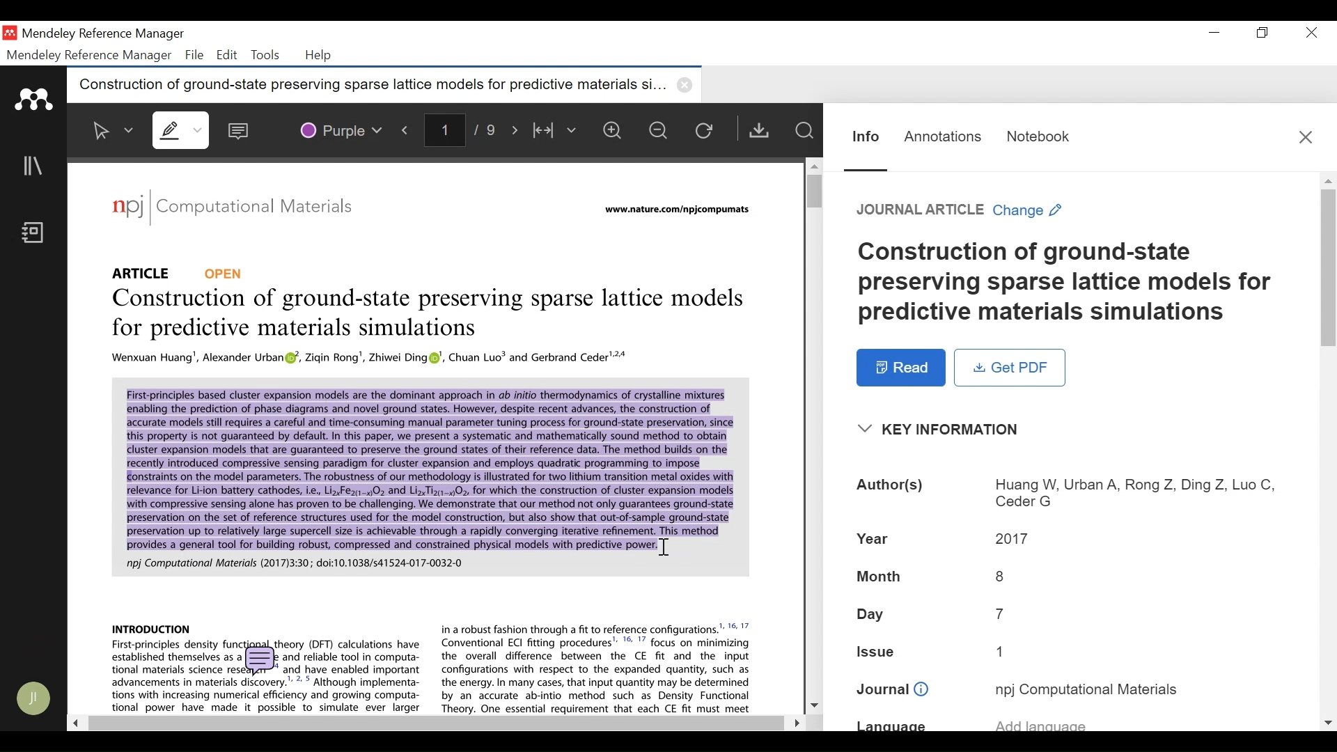 The image size is (1337, 752). Describe the element at coordinates (1010, 367) in the screenshot. I see `Get PDF` at that location.